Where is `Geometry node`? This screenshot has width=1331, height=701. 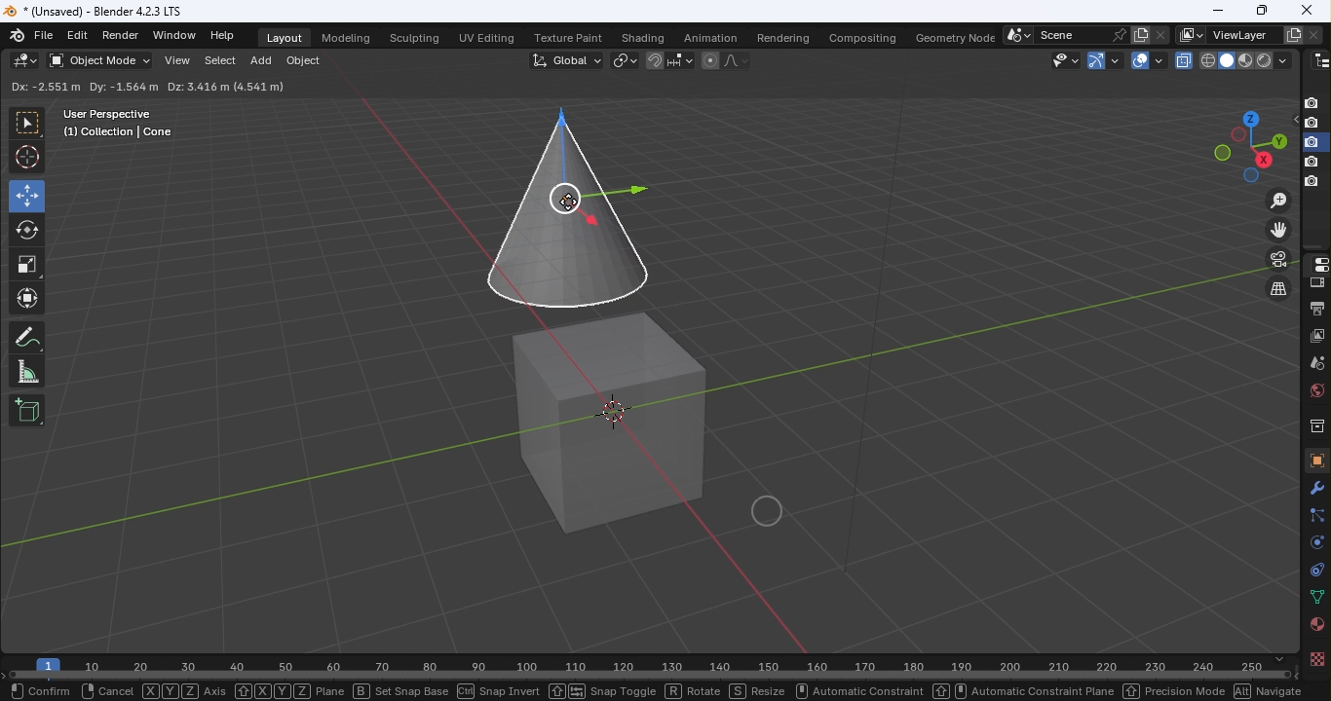 Geometry node is located at coordinates (957, 35).